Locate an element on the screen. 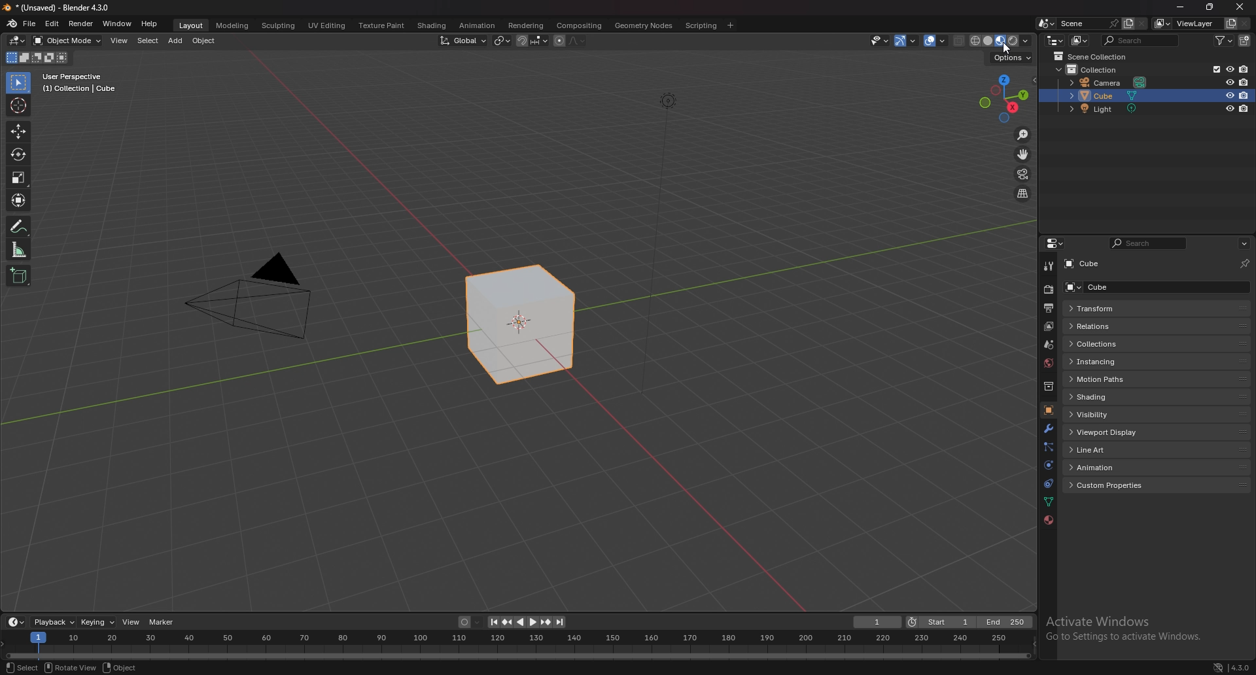 The width and height of the screenshot is (1256, 675). object mode is located at coordinates (67, 41).